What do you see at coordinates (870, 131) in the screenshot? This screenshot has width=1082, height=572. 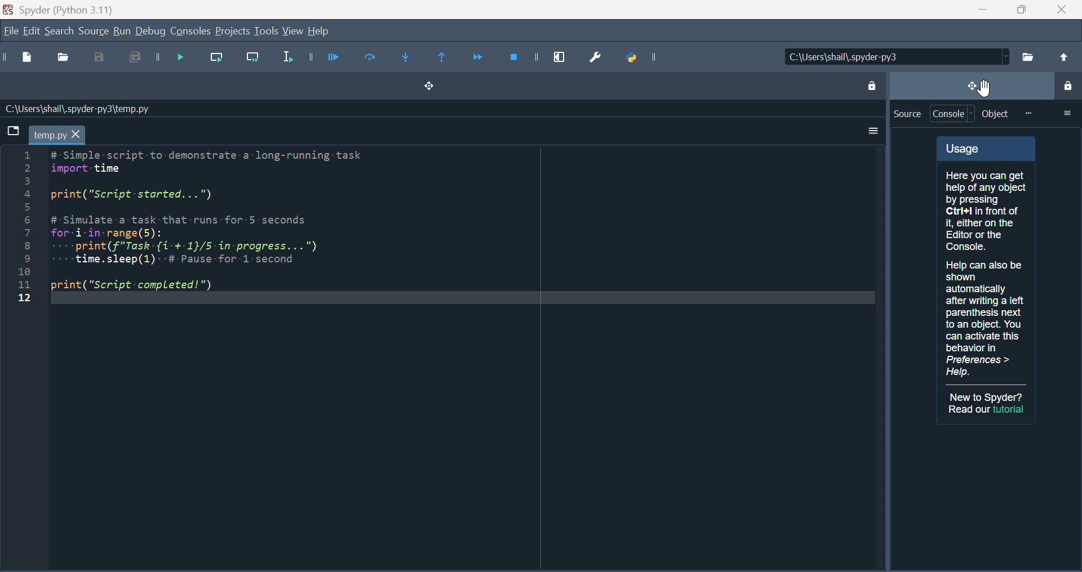 I see `More options` at bounding box center [870, 131].